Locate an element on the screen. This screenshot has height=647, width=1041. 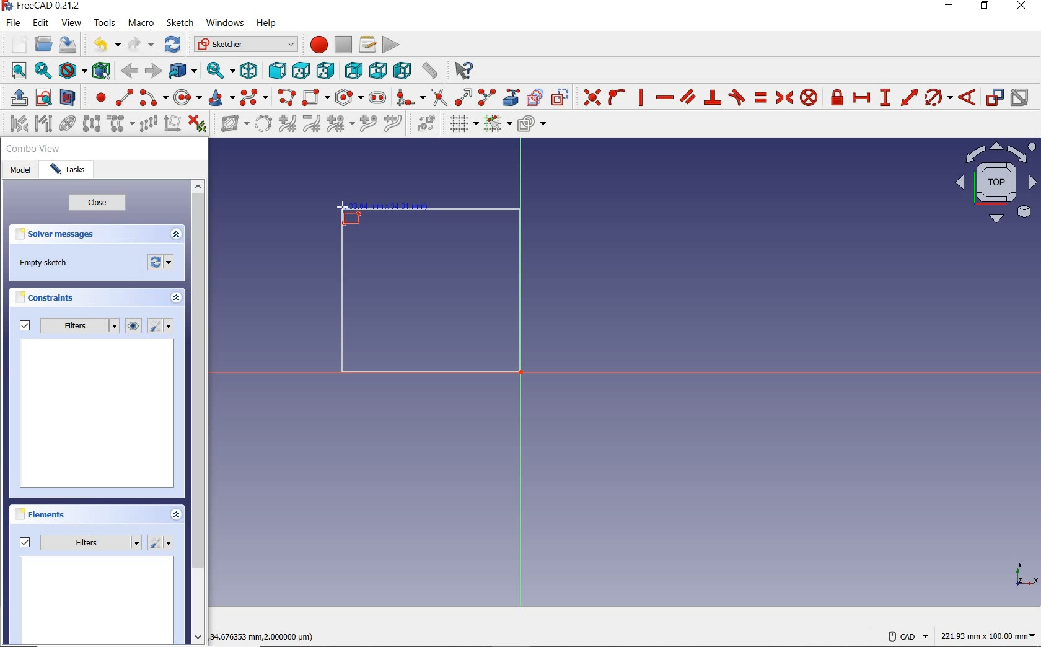
forward is located at coordinates (152, 70).